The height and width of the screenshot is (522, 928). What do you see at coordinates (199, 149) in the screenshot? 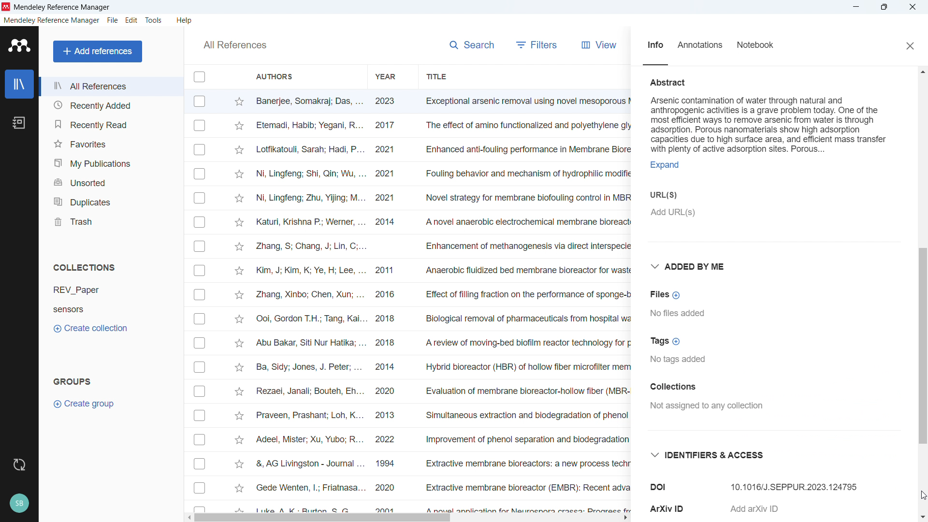
I see `click to select individual entry` at bounding box center [199, 149].